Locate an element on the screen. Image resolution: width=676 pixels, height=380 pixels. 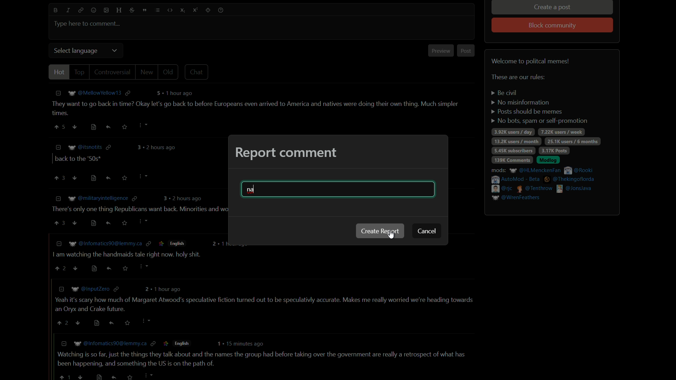
list is located at coordinates (157, 10).